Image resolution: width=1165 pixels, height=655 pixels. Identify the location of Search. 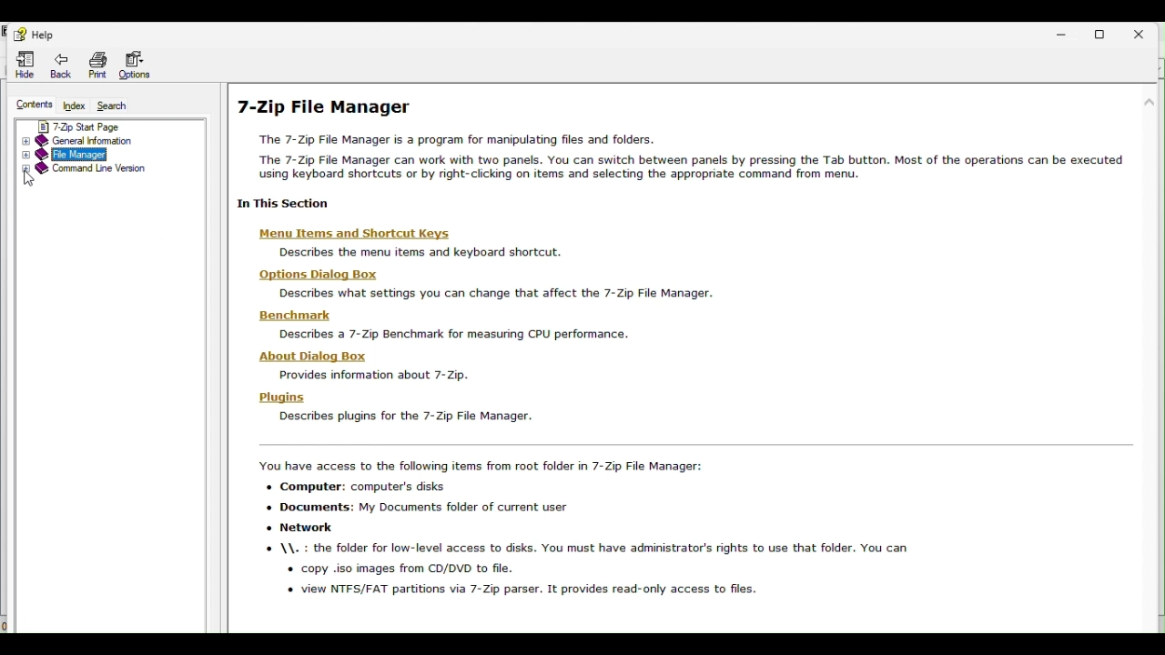
(112, 106).